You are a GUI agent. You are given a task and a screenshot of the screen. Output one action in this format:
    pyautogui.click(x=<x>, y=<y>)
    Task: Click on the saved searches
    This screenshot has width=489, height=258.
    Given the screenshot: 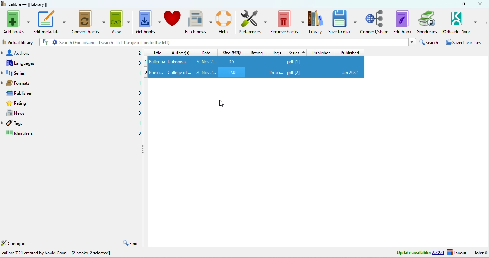 What is the action you would take?
    pyautogui.click(x=466, y=42)
    